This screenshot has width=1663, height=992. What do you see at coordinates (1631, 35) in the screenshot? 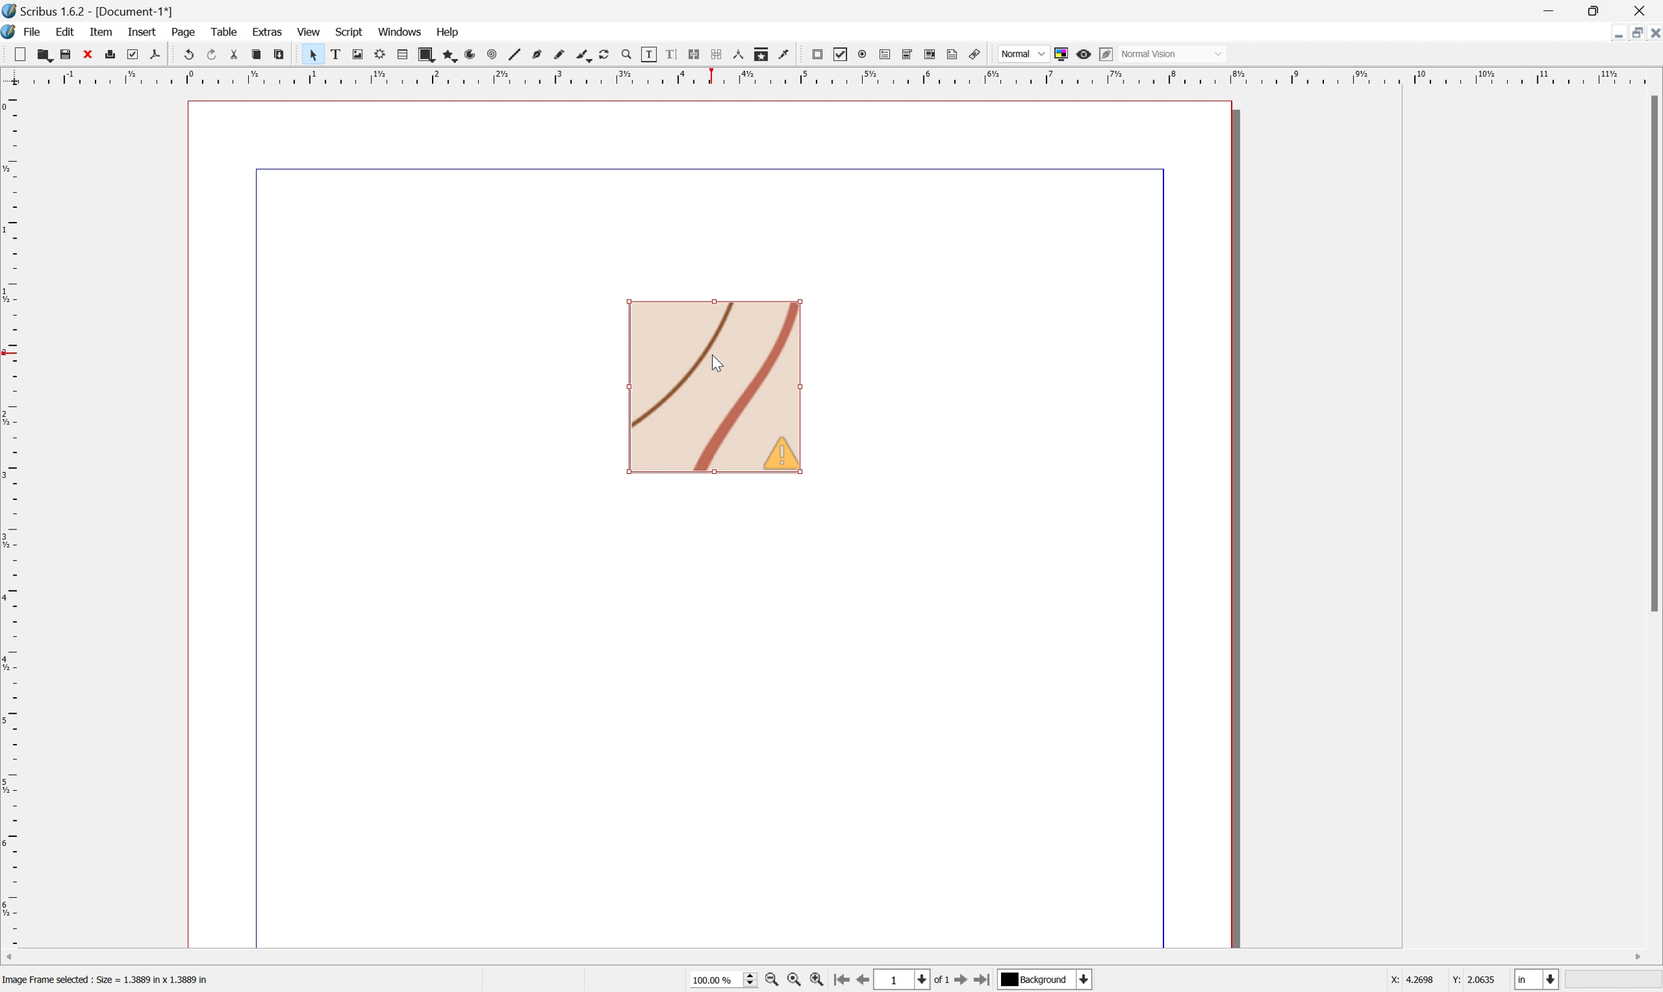
I see `Restore down` at bounding box center [1631, 35].